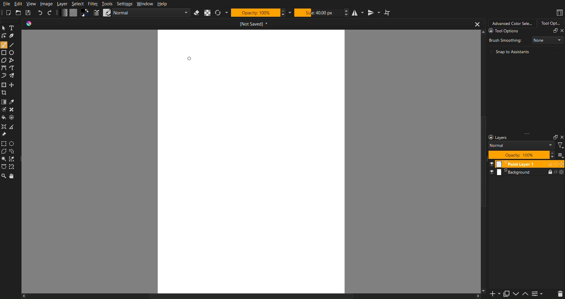 This screenshot has height=299, width=565. What do you see at coordinates (519, 137) in the screenshot?
I see `Layer Settings` at bounding box center [519, 137].